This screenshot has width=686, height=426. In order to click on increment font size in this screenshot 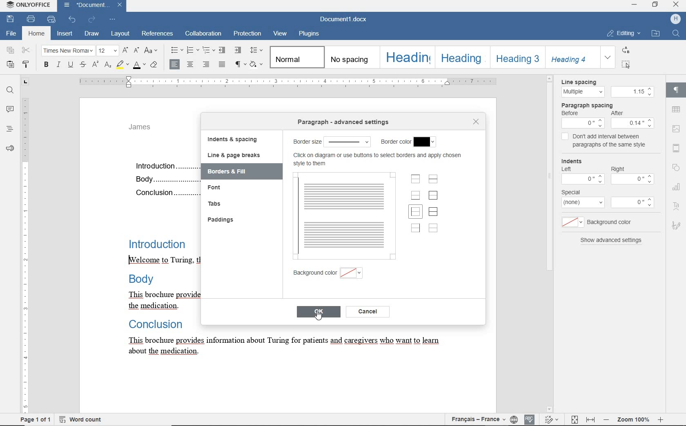, I will do `click(125, 51)`.